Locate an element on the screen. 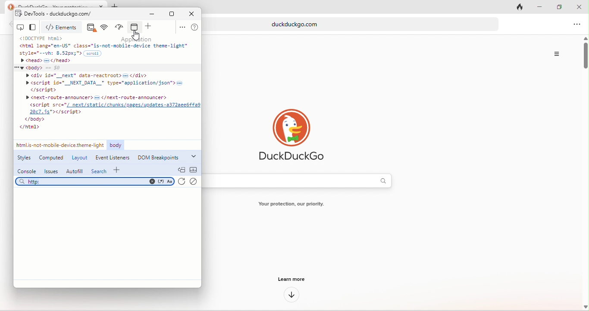 The height and width of the screenshot is (311, 589). close is located at coordinates (191, 14).